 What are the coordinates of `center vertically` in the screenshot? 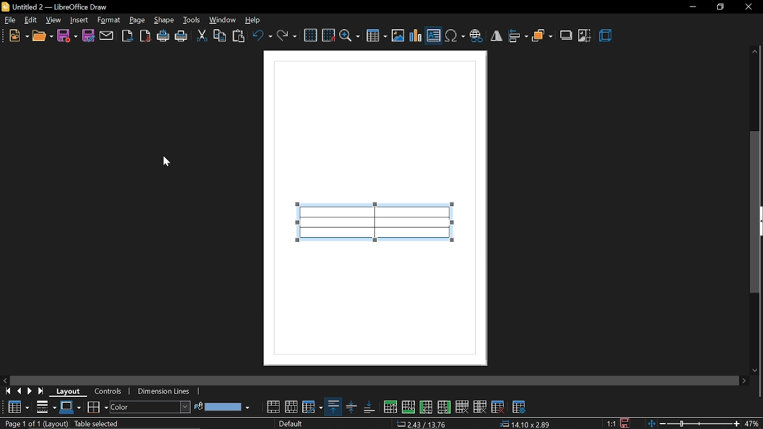 It's located at (350, 407).